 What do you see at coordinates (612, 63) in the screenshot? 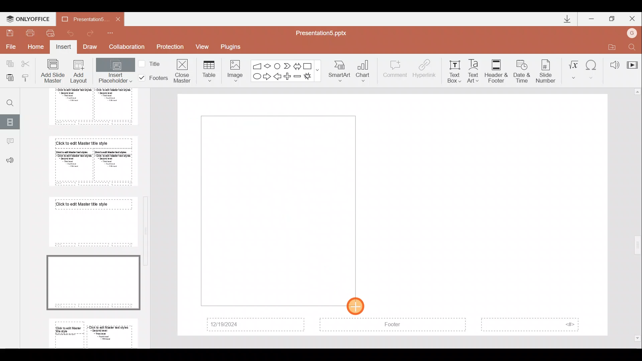
I see `Audio` at bounding box center [612, 63].